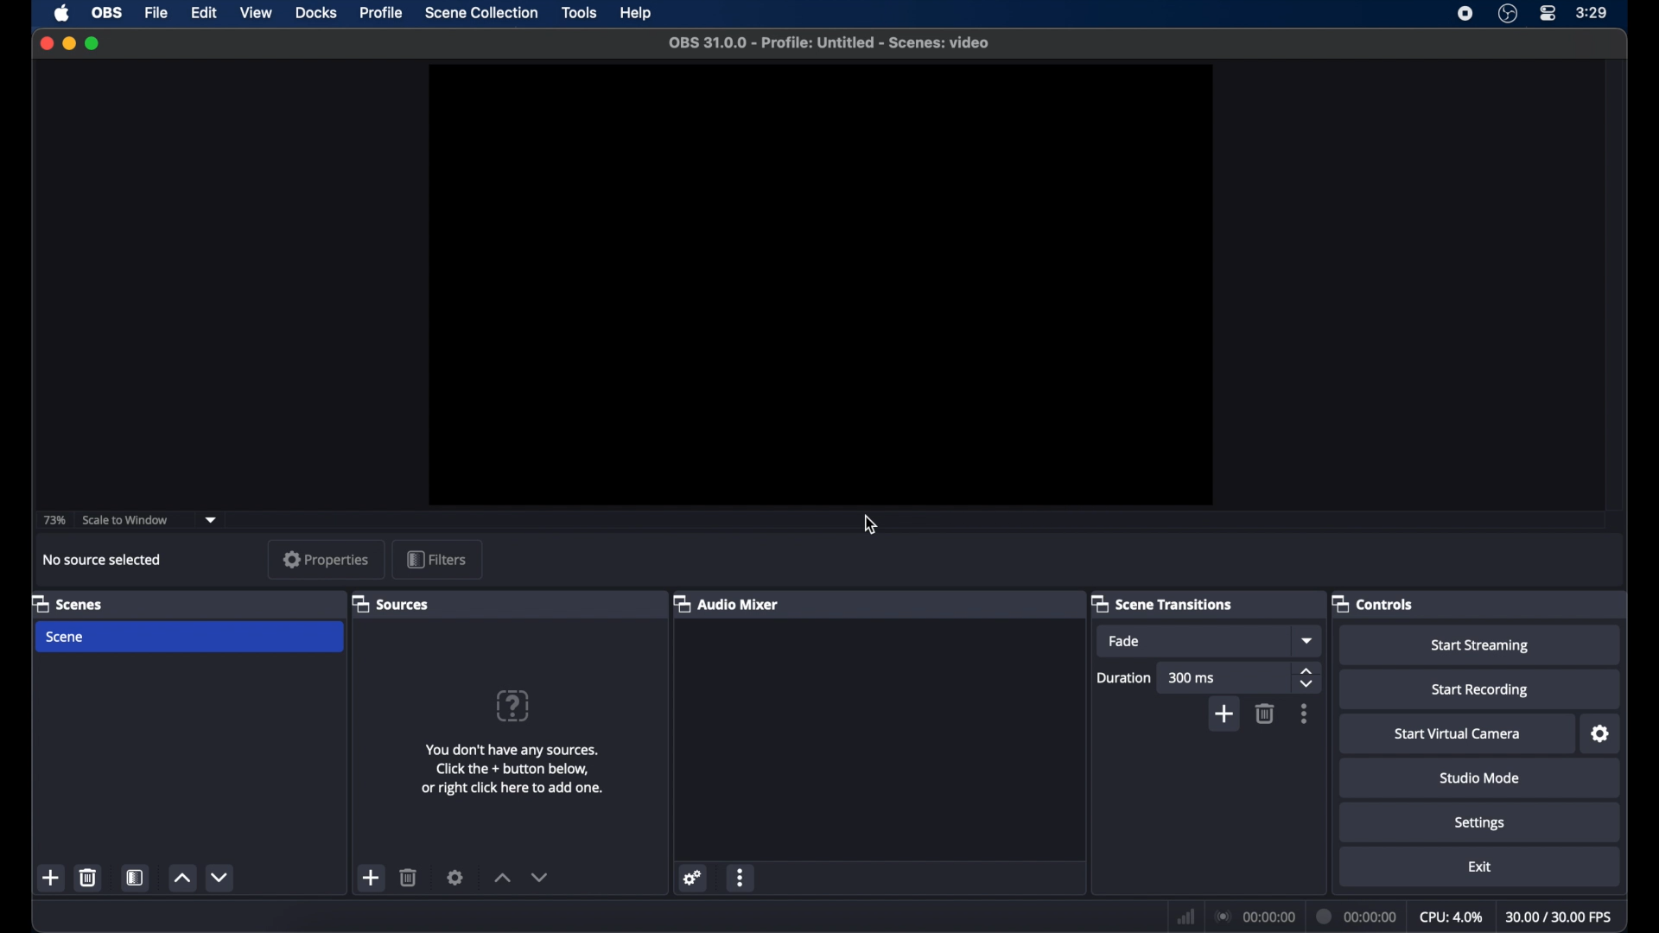  What do you see at coordinates (1253, 916) in the screenshot?
I see `connection` at bounding box center [1253, 916].